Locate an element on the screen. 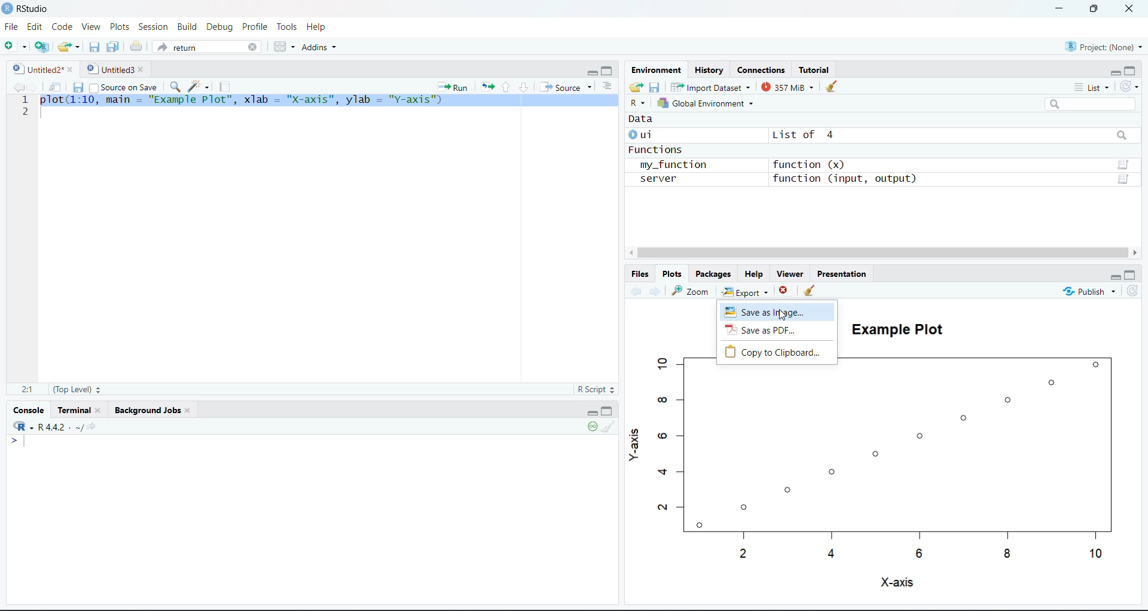 The image size is (1148, 611). Prompt cursor is located at coordinates (13, 441).